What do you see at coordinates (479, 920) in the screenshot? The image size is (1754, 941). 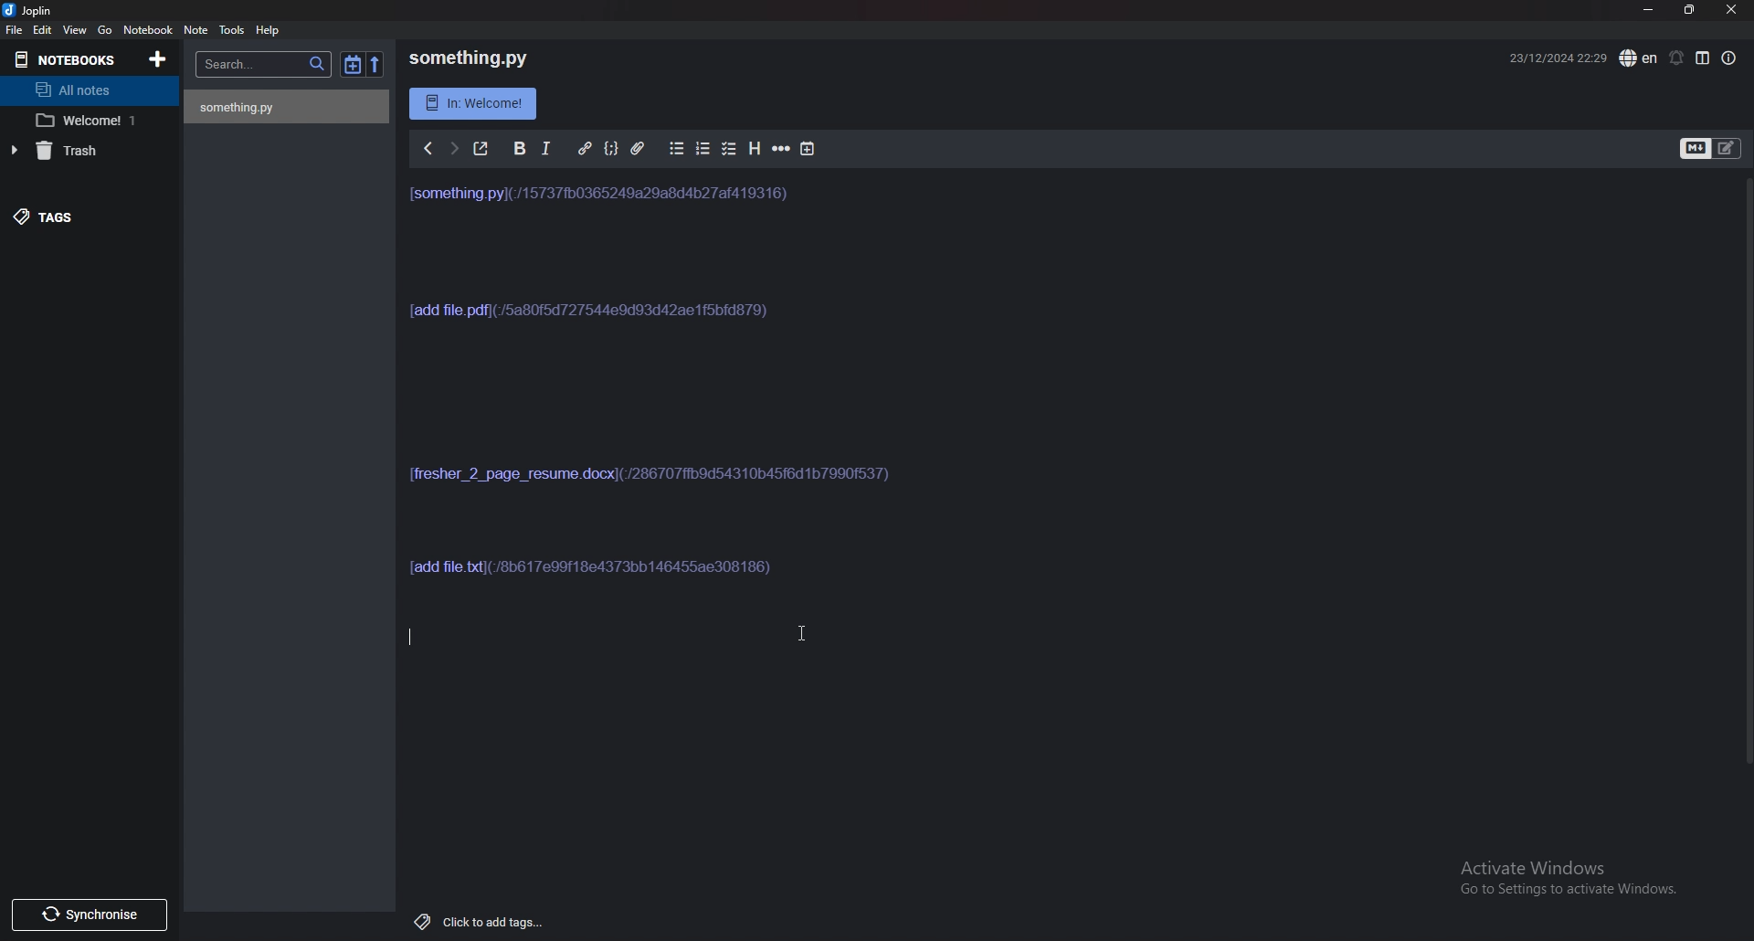 I see `add tags` at bounding box center [479, 920].